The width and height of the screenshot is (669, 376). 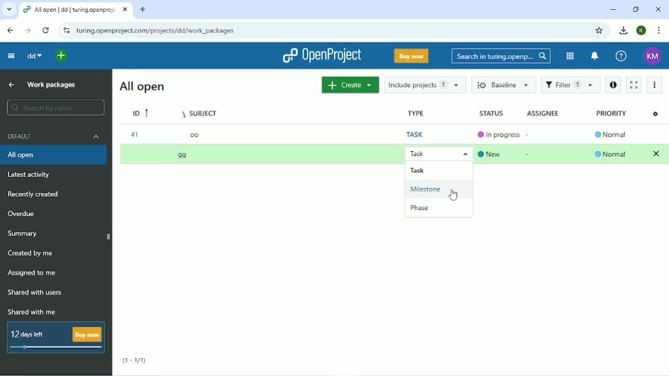 What do you see at coordinates (410, 57) in the screenshot?
I see `Buy now` at bounding box center [410, 57].